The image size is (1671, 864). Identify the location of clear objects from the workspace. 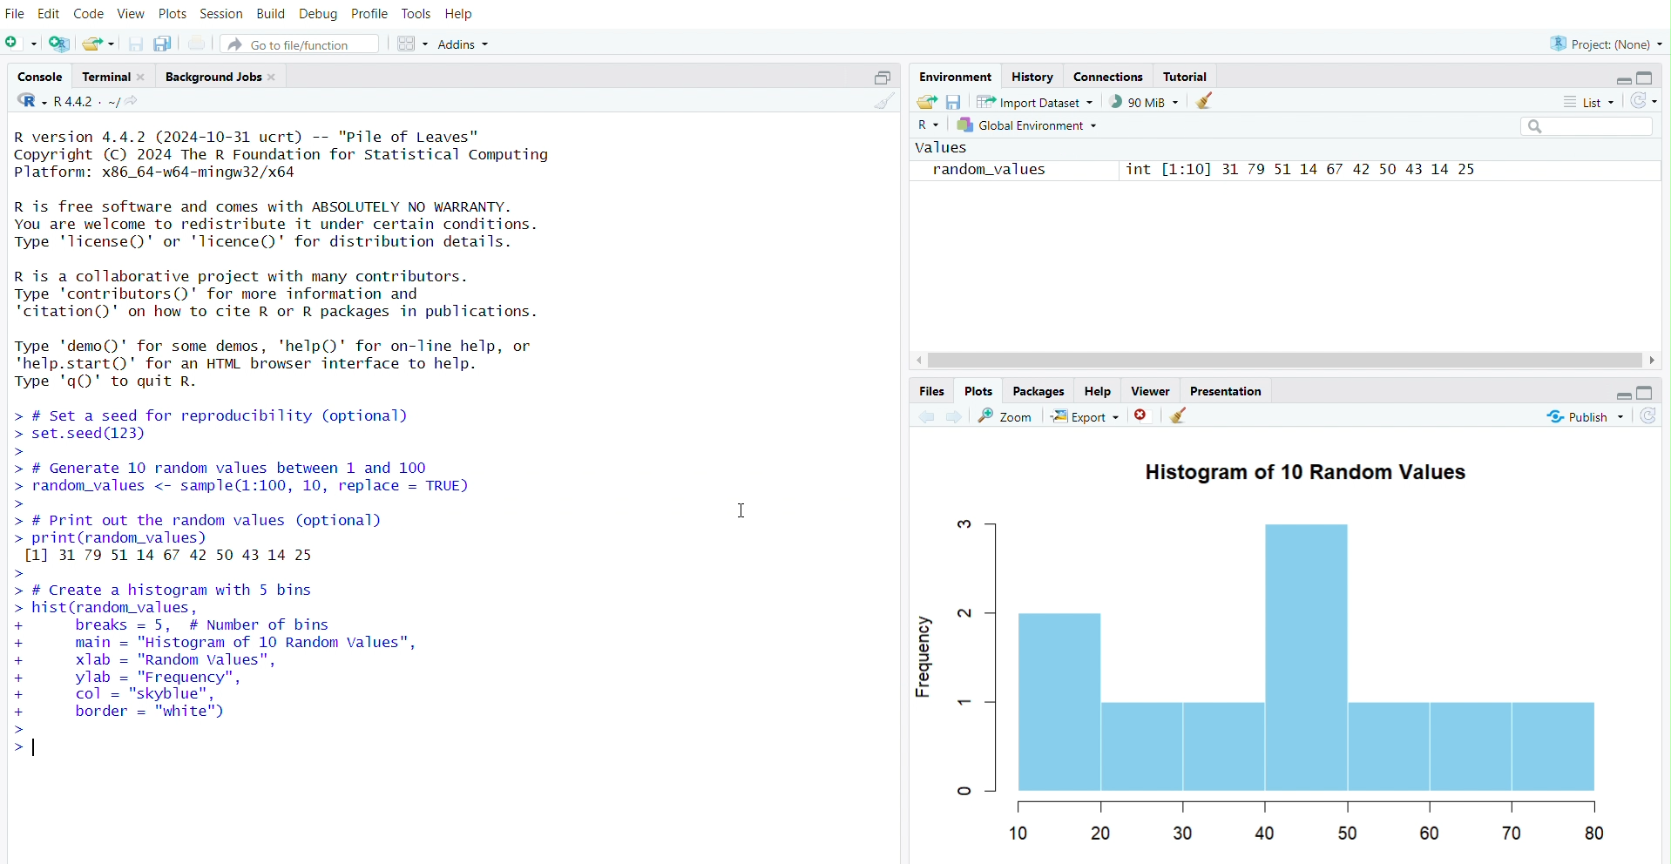
(1207, 101).